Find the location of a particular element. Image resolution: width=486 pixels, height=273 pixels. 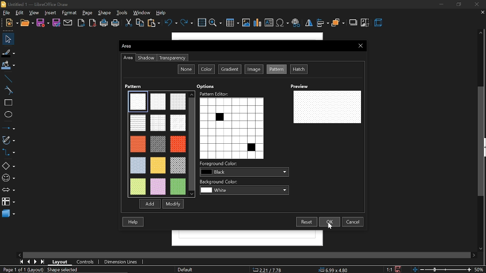

save as is located at coordinates (56, 23).